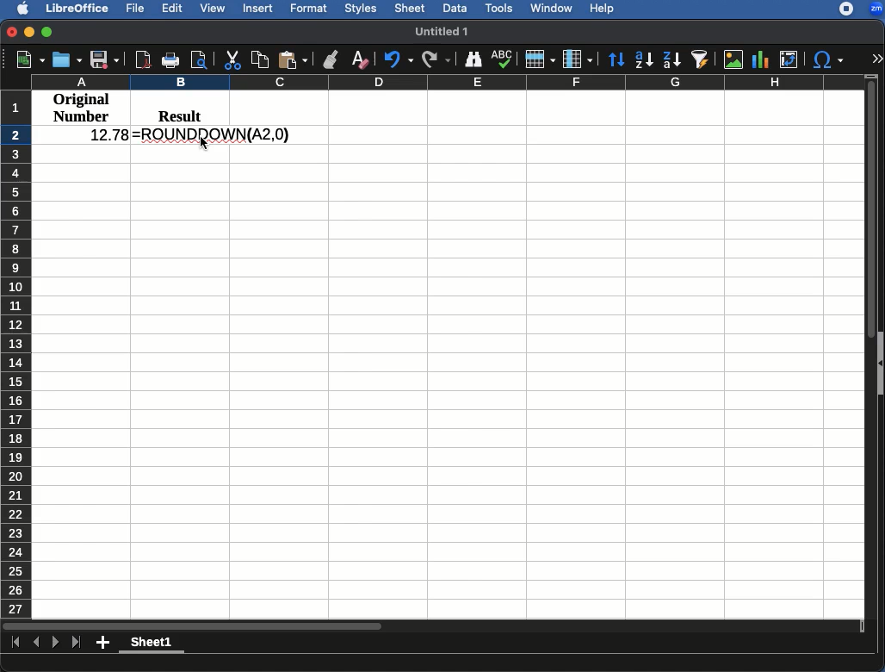  What do you see at coordinates (138, 8) in the screenshot?
I see `File` at bounding box center [138, 8].